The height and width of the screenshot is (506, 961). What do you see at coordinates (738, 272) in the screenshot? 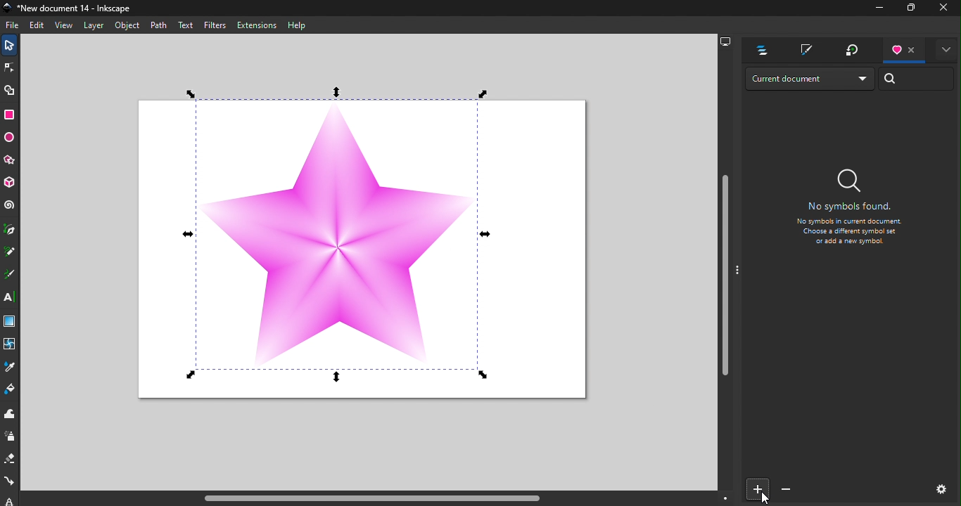
I see `toggle command panel` at bounding box center [738, 272].